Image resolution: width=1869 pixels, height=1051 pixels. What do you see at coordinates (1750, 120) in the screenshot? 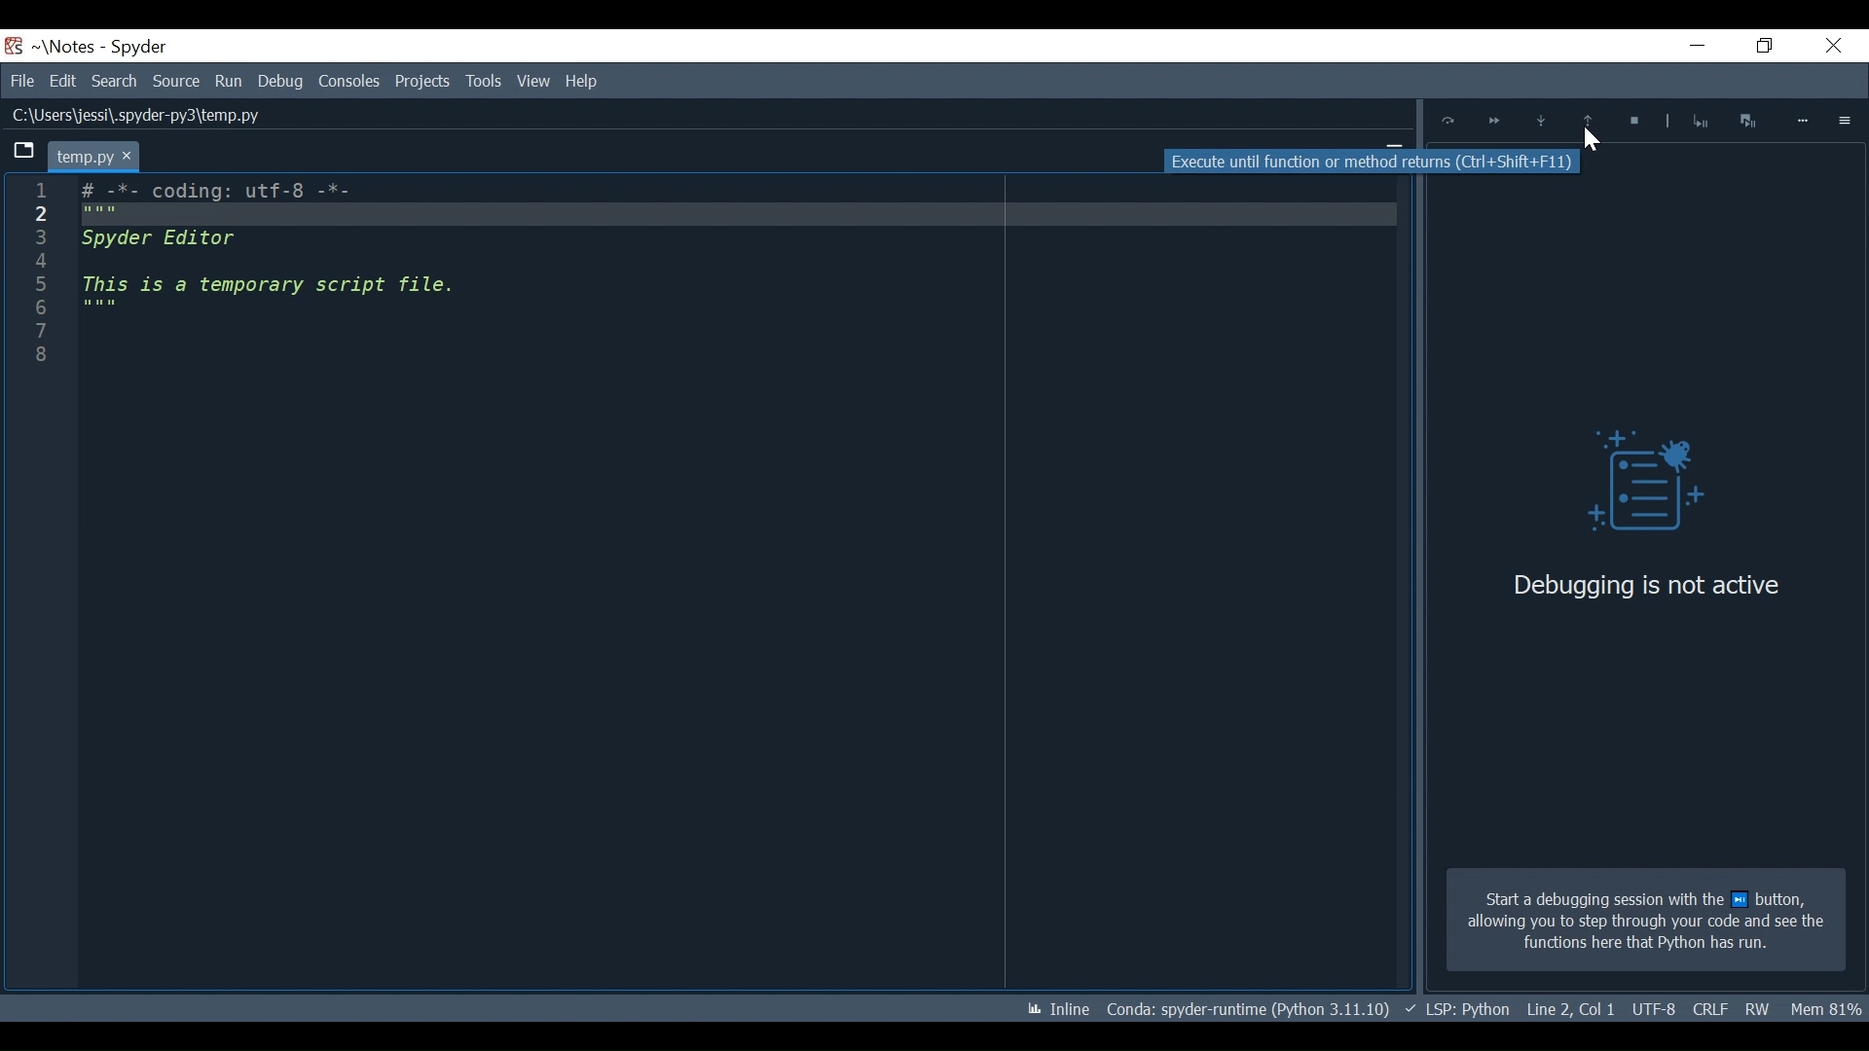
I see `Interrupt execution and start the debugger` at bounding box center [1750, 120].